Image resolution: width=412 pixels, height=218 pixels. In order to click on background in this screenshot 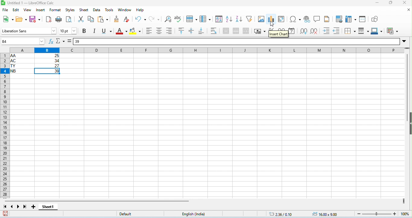, I will do `click(135, 31)`.